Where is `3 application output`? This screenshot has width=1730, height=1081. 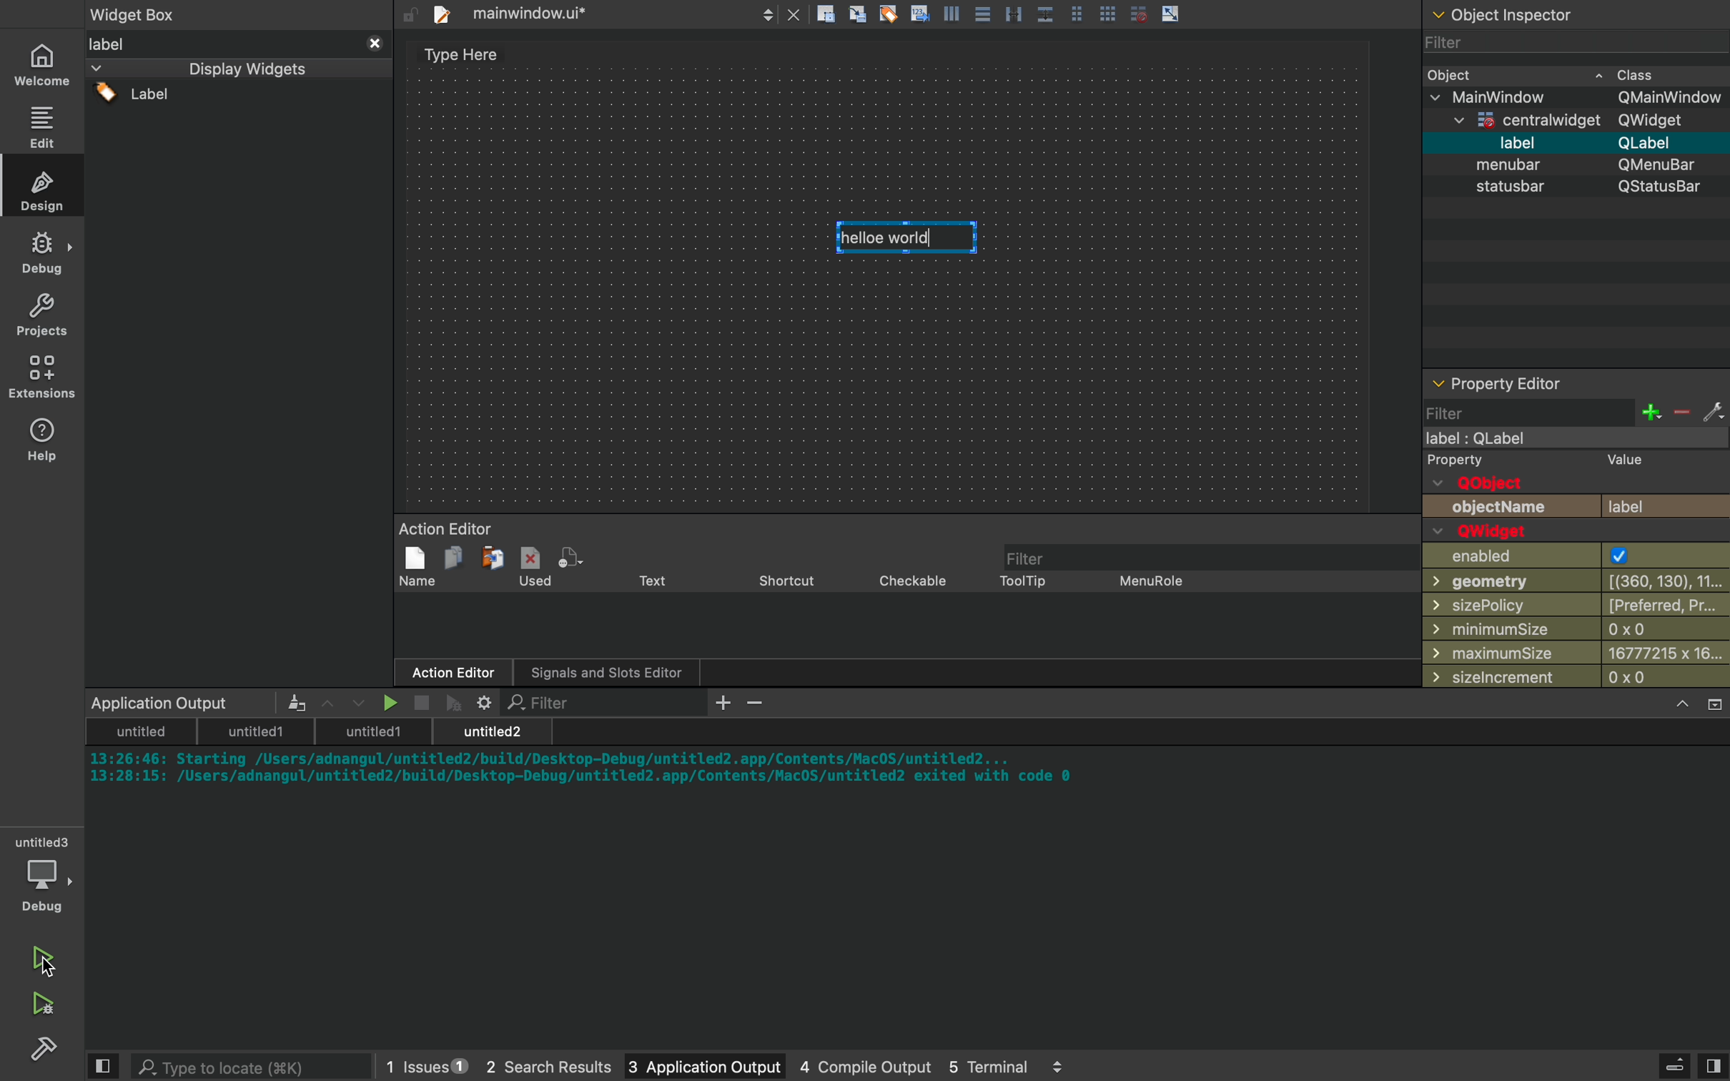
3 application output is located at coordinates (685, 1067).